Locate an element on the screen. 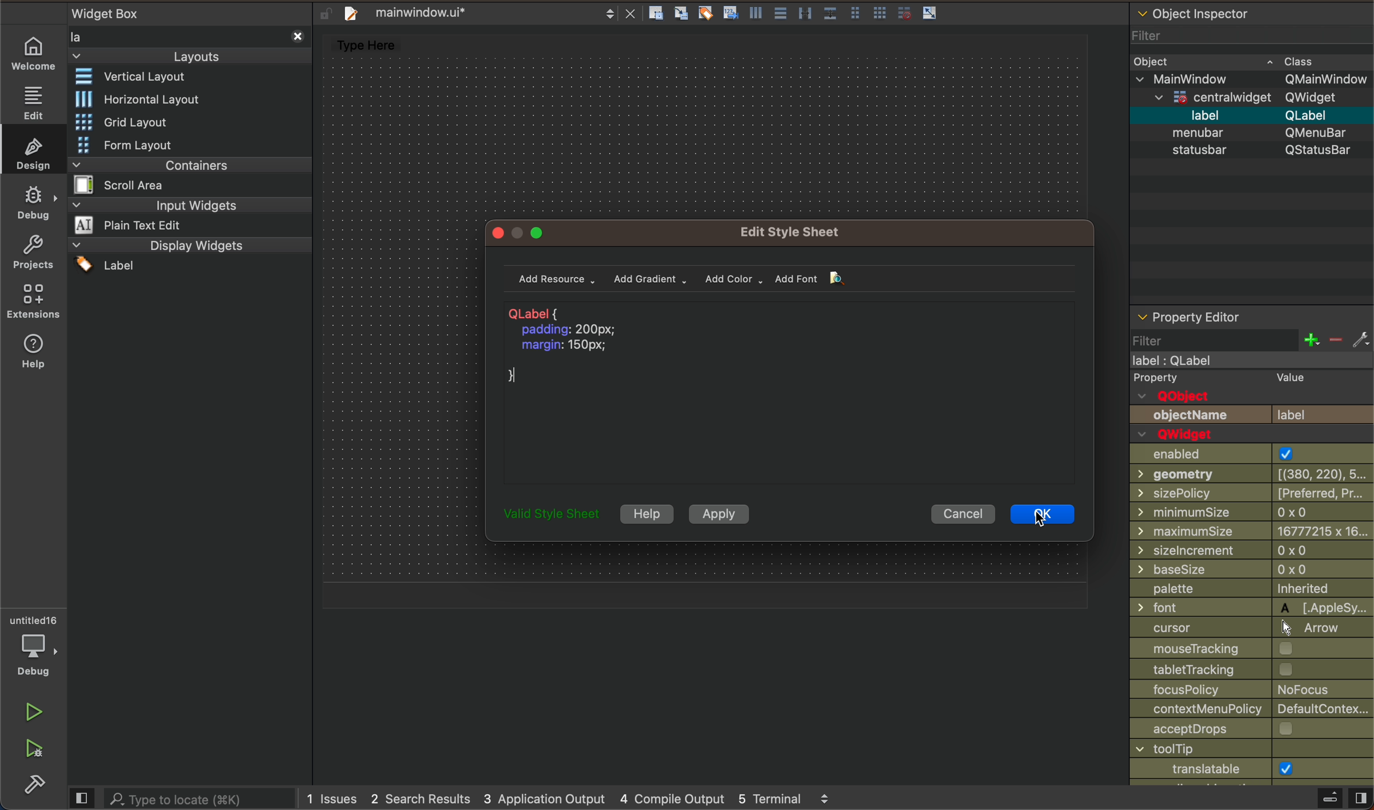 This screenshot has width=1374, height=810. debugger is located at coordinates (37, 645).